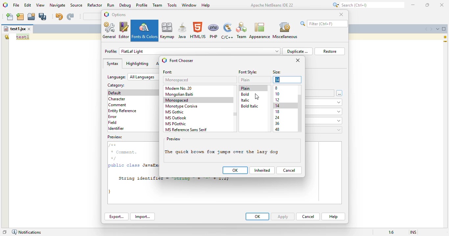 This screenshot has width=449, height=236. What do you see at coordinates (125, 166) in the screenshot?
I see `public class` at bounding box center [125, 166].